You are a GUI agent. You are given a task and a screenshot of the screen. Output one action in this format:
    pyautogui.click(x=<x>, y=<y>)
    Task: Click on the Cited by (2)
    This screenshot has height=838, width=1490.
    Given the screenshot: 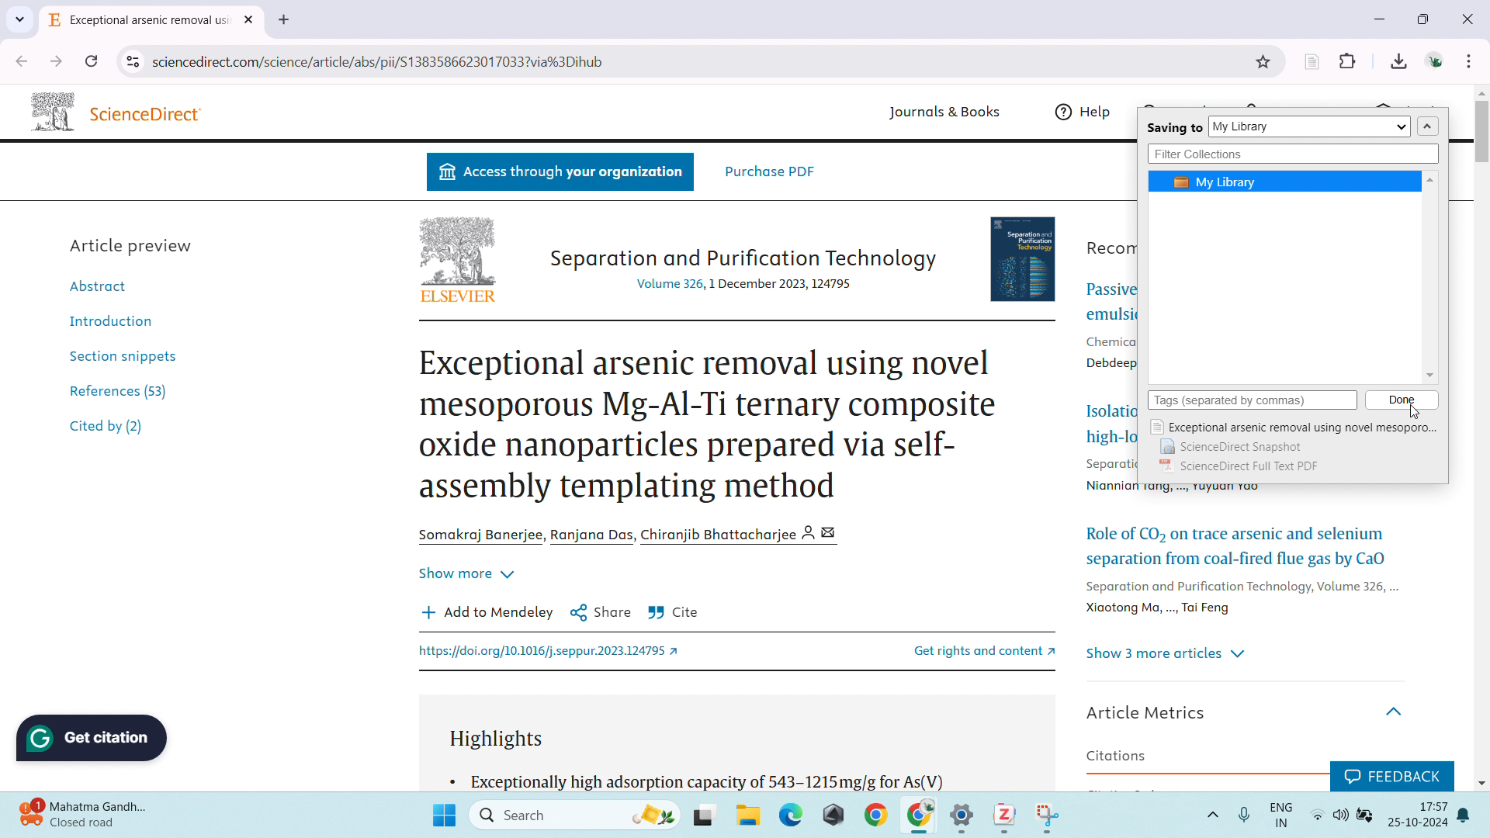 What is the action you would take?
    pyautogui.click(x=108, y=428)
    